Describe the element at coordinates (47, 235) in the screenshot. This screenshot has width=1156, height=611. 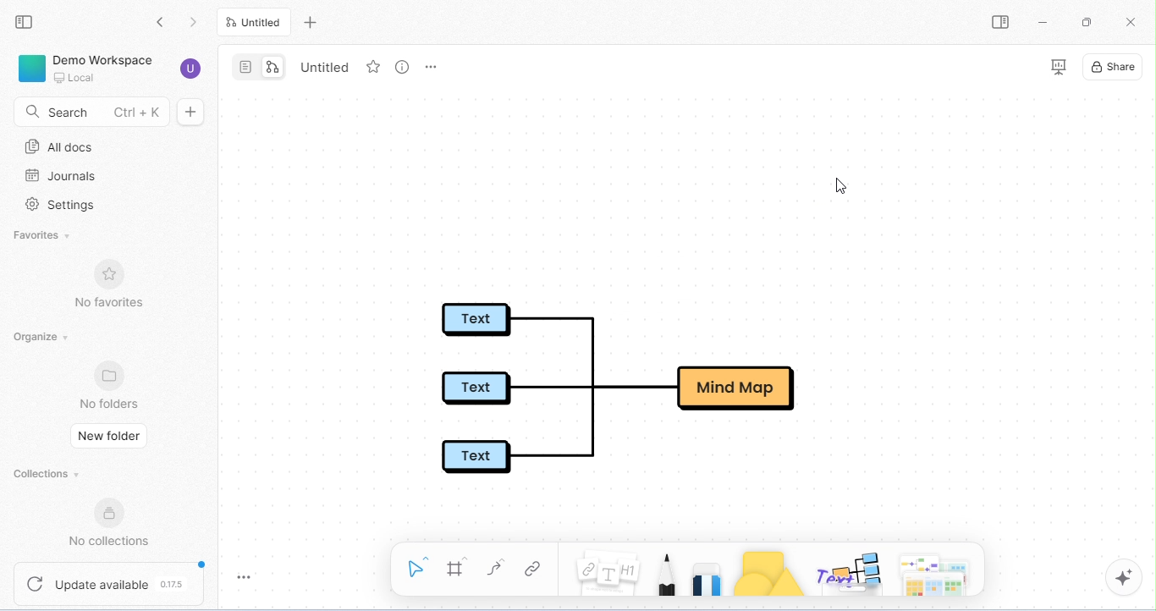
I see `favorites` at that location.